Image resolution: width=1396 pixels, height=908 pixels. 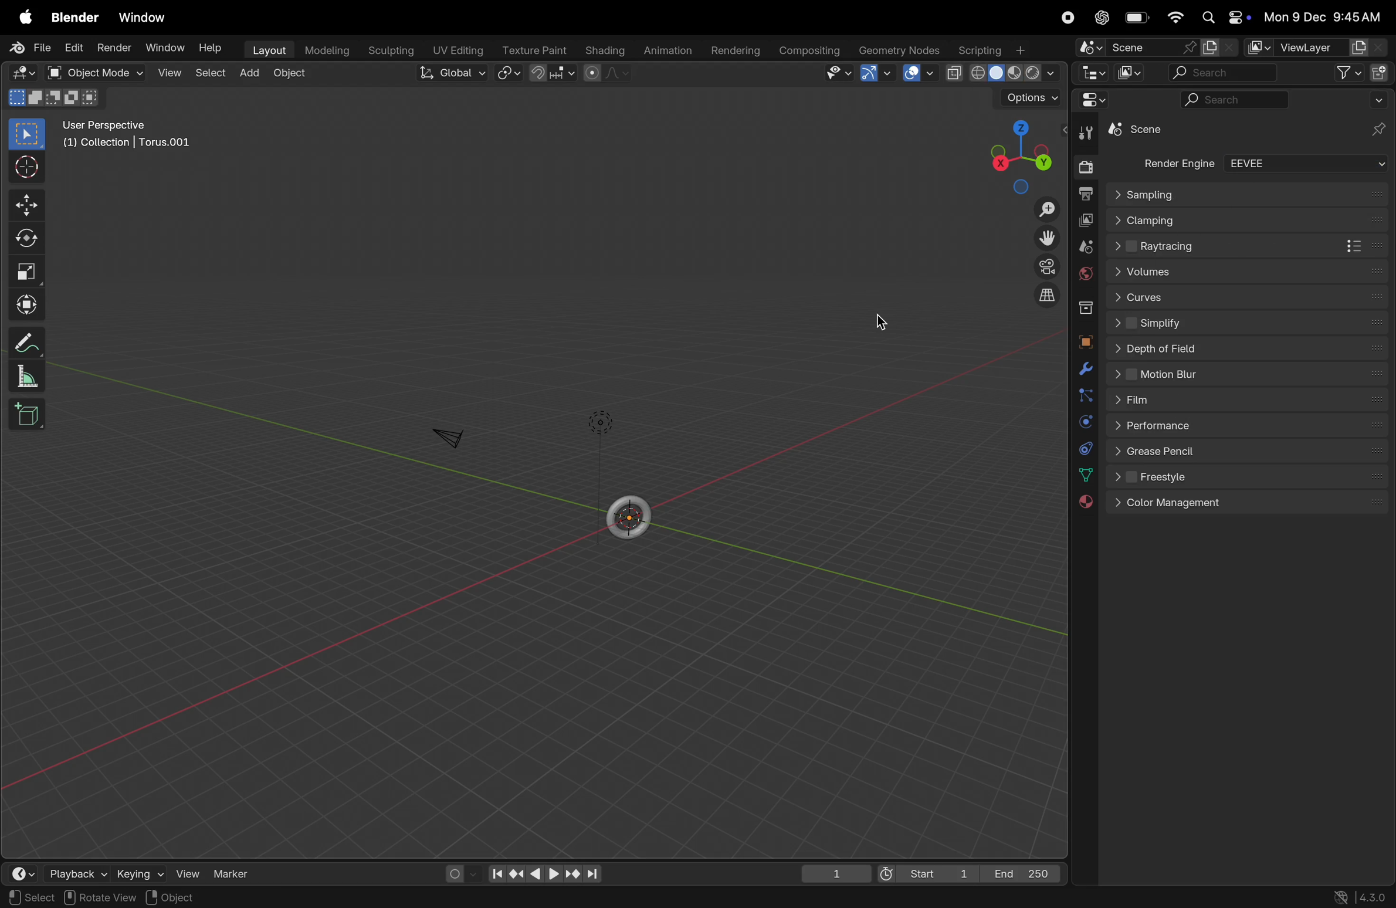 What do you see at coordinates (839, 74) in the screenshot?
I see `view` at bounding box center [839, 74].